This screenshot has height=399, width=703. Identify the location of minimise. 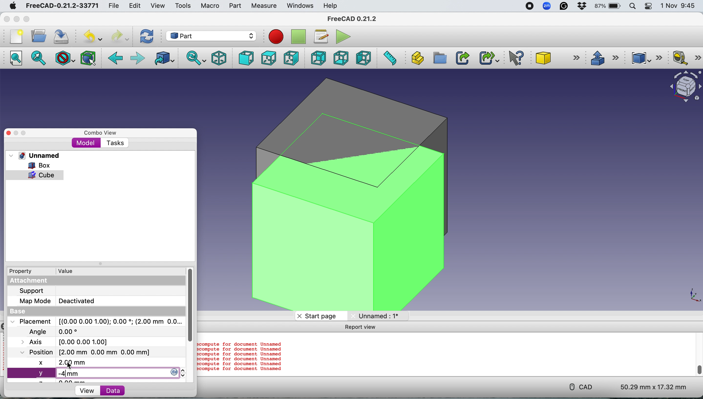
(16, 19).